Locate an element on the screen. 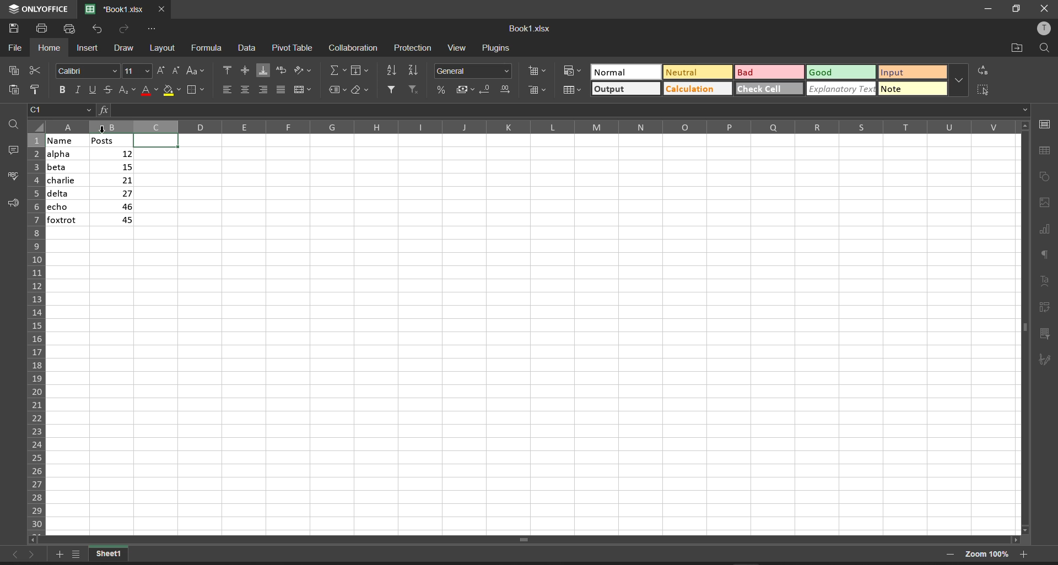  bold is located at coordinates (60, 91).